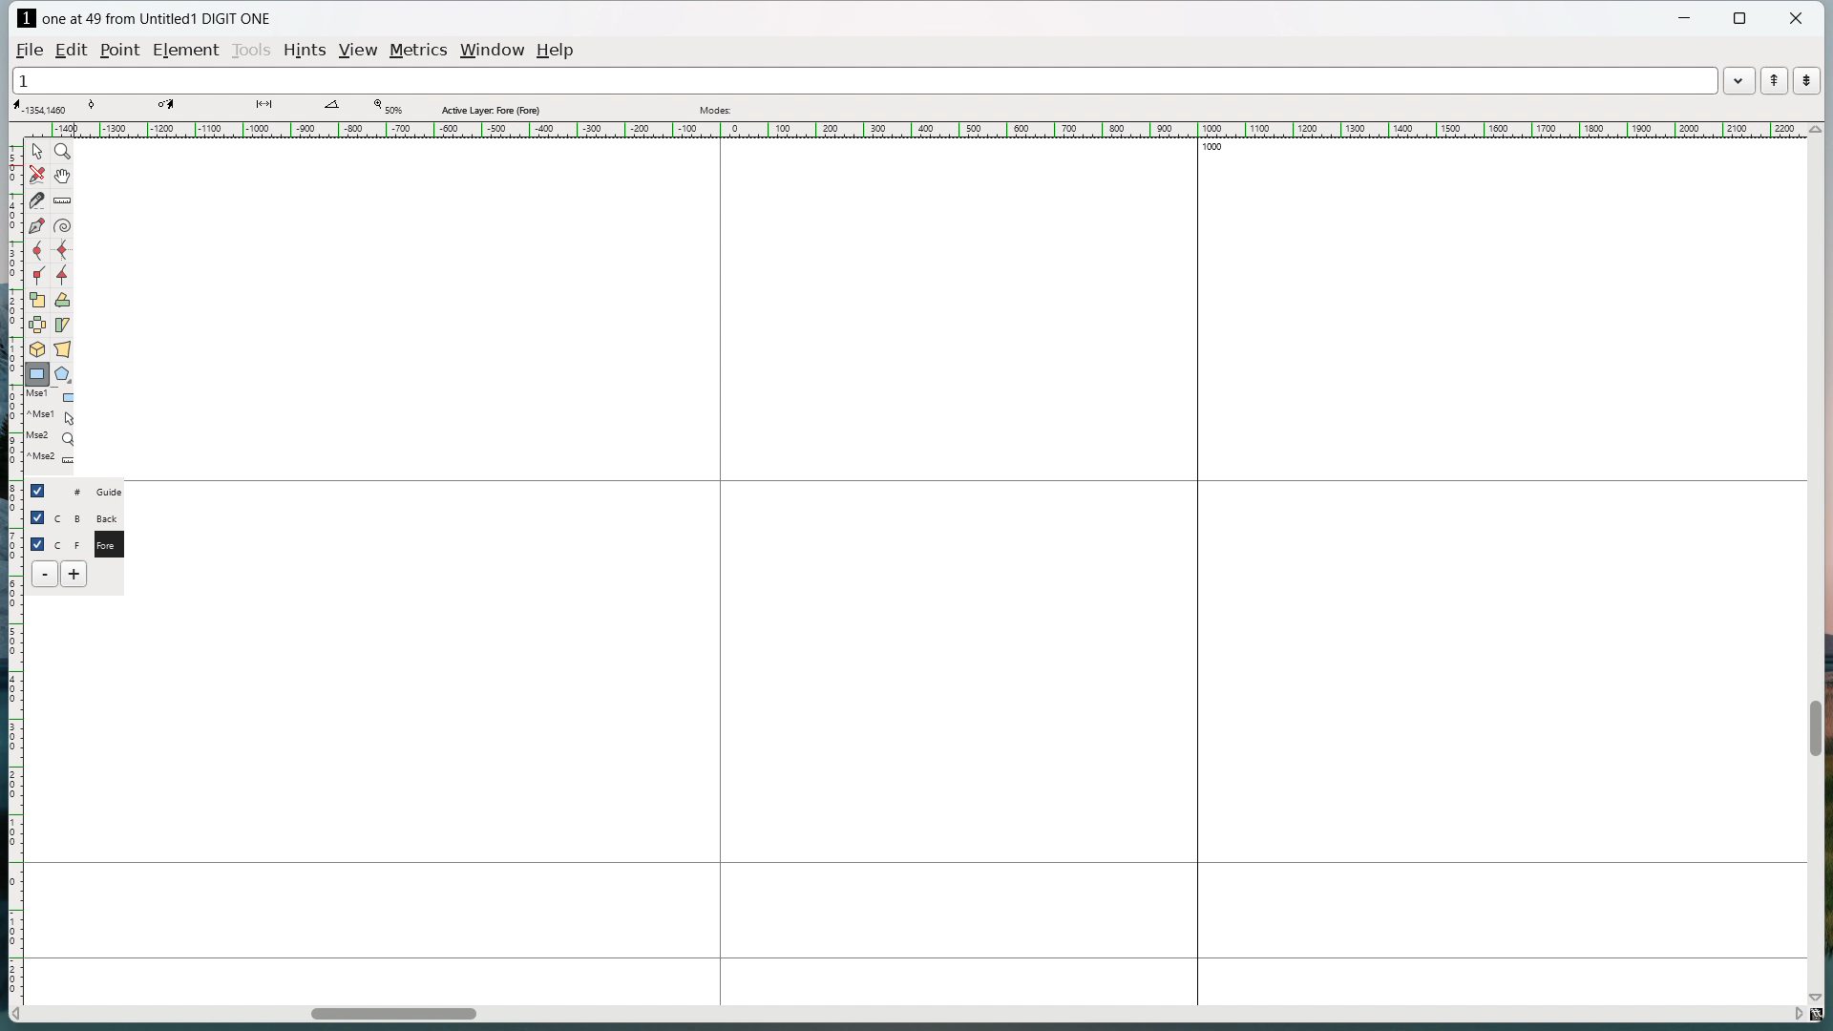 The width and height of the screenshot is (1833, 1031). Describe the element at coordinates (1774, 80) in the screenshot. I see `show the previous word in the word list` at that location.